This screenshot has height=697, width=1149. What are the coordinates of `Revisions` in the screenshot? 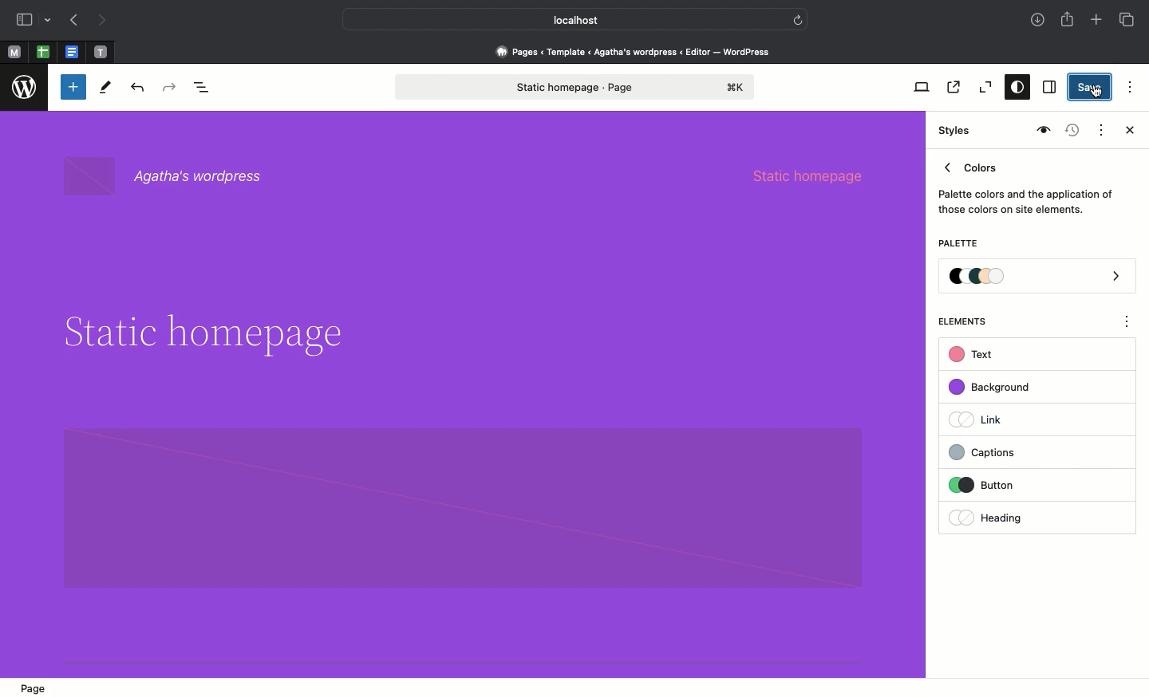 It's located at (1070, 132).